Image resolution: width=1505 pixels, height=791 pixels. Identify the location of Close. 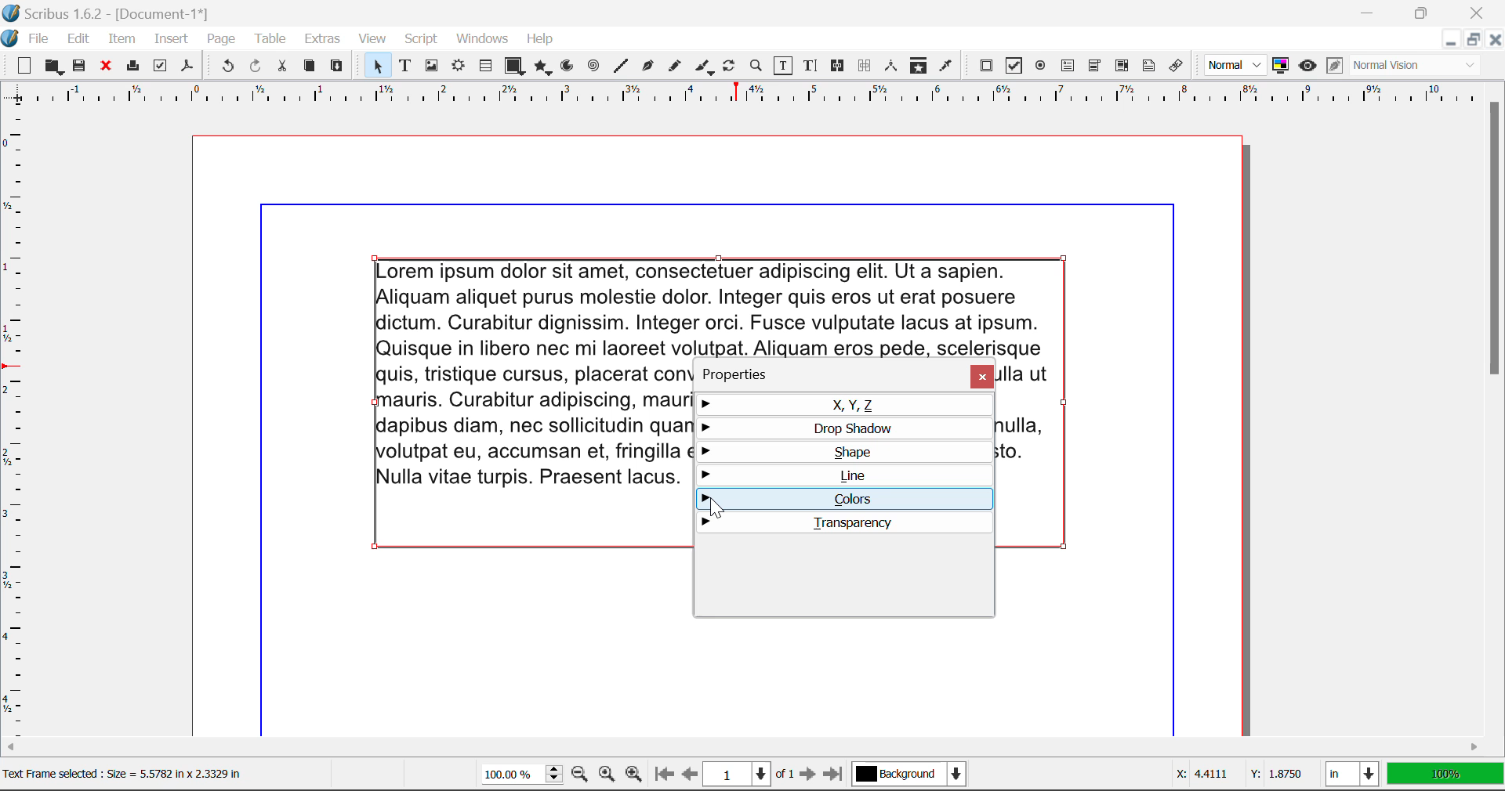
(982, 376).